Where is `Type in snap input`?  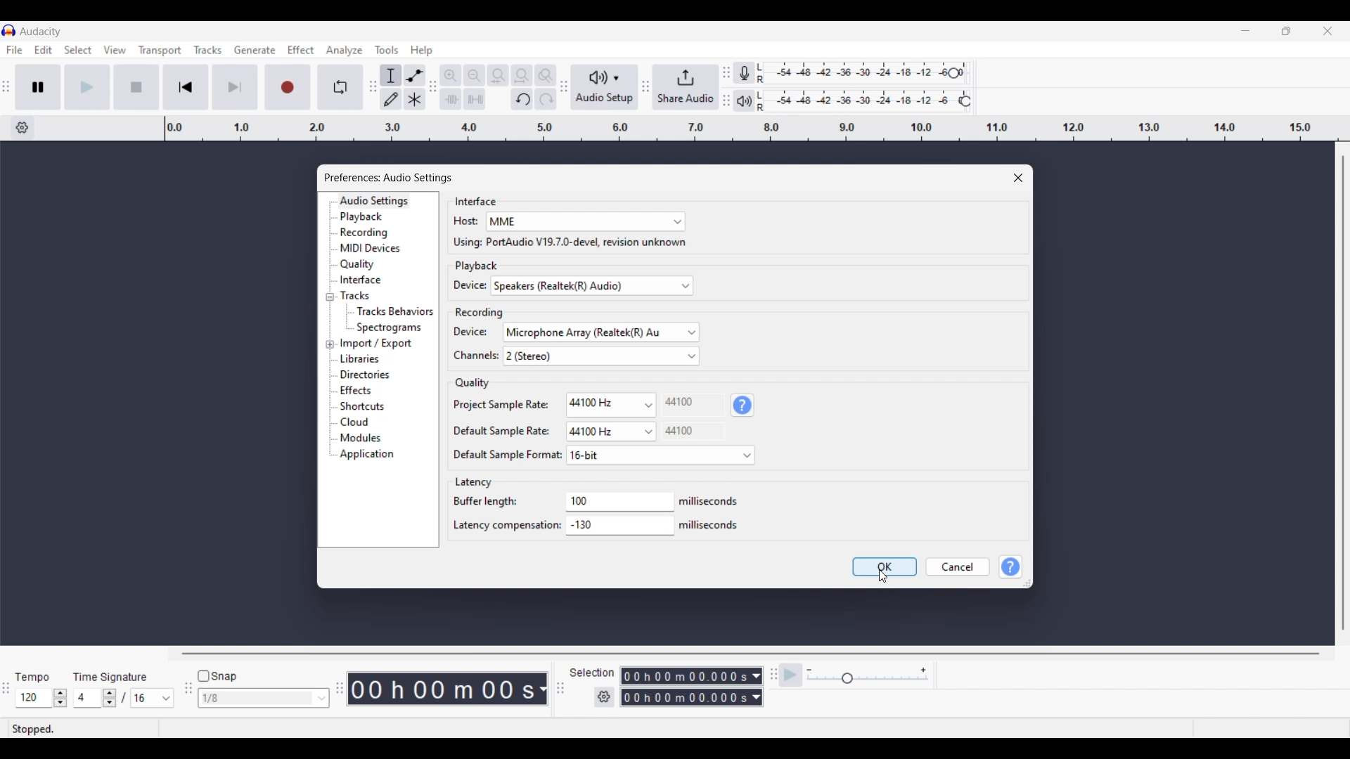
Type in snap input is located at coordinates (257, 699).